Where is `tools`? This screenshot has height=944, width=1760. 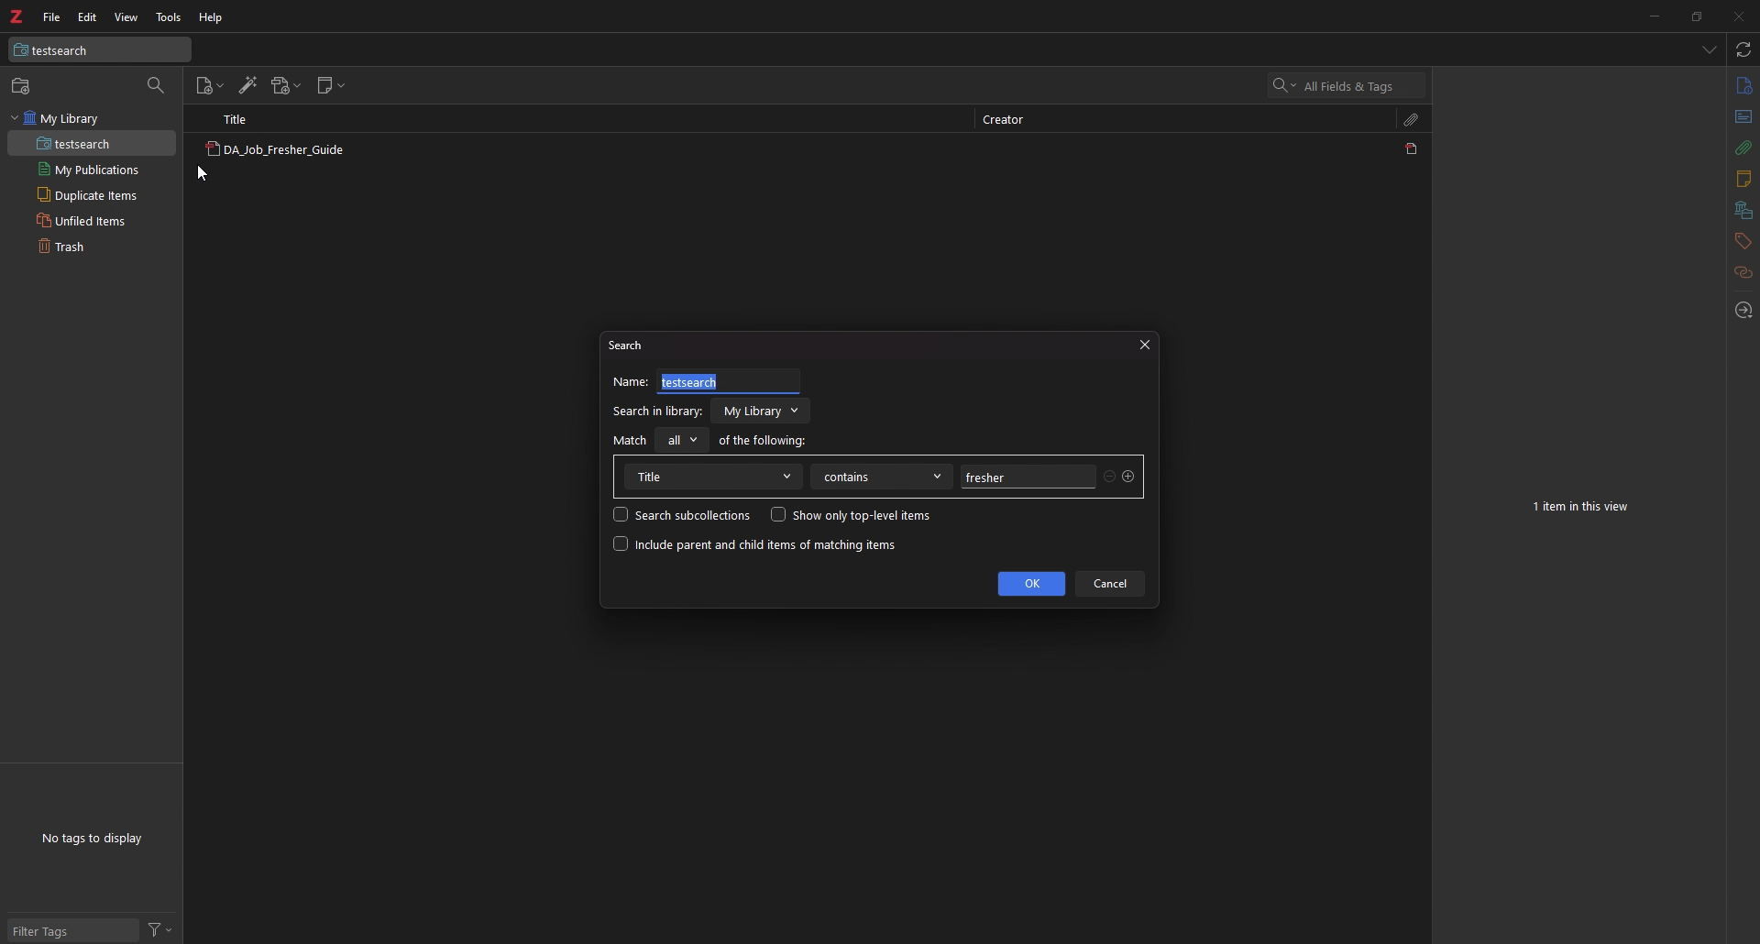
tools is located at coordinates (170, 17).